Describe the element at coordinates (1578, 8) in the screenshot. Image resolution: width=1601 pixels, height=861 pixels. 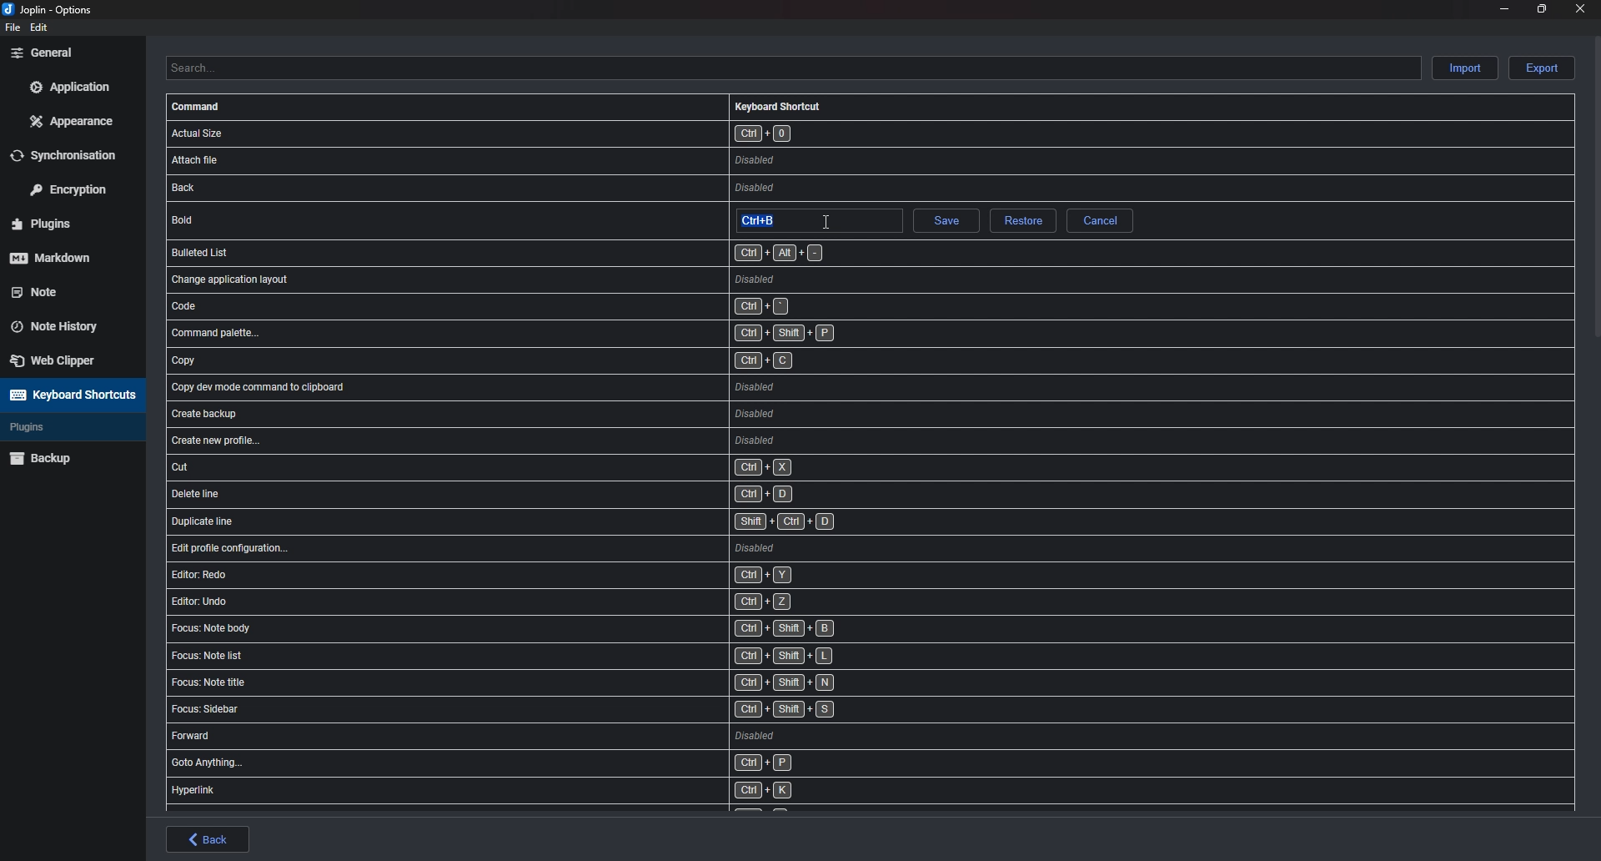
I see `close` at that location.